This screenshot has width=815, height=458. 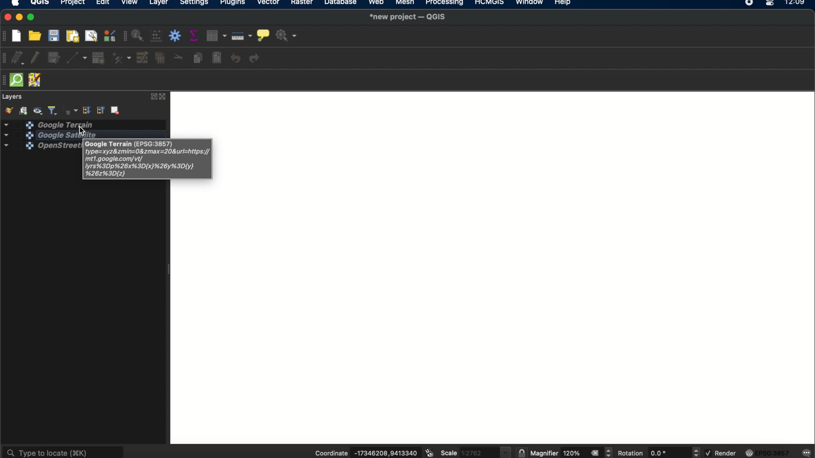 What do you see at coordinates (72, 3) in the screenshot?
I see `project` at bounding box center [72, 3].